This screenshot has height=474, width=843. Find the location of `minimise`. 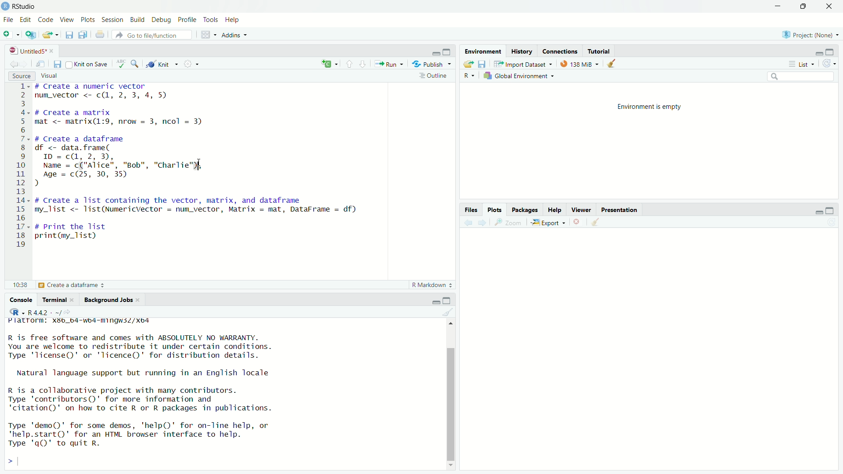

minimise is located at coordinates (770, 8).